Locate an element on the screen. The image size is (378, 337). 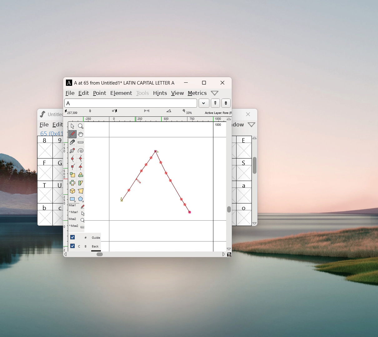
Mse2 is located at coordinates (77, 219).